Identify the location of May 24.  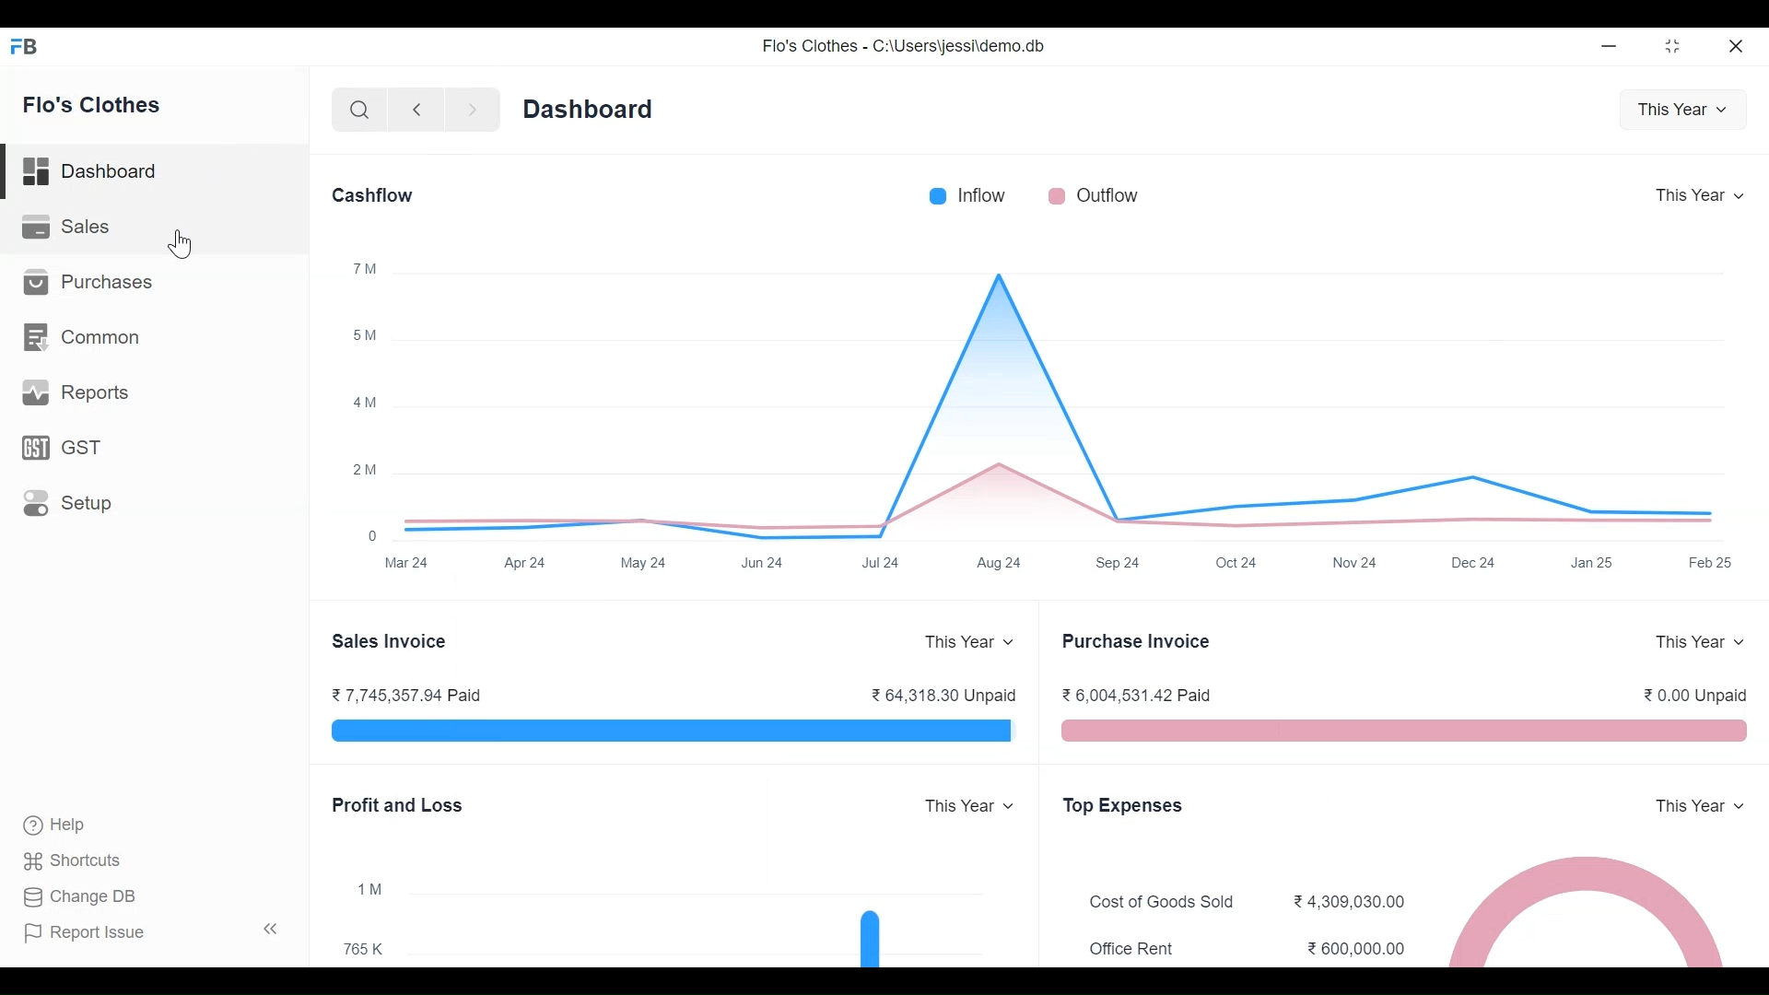
(649, 563).